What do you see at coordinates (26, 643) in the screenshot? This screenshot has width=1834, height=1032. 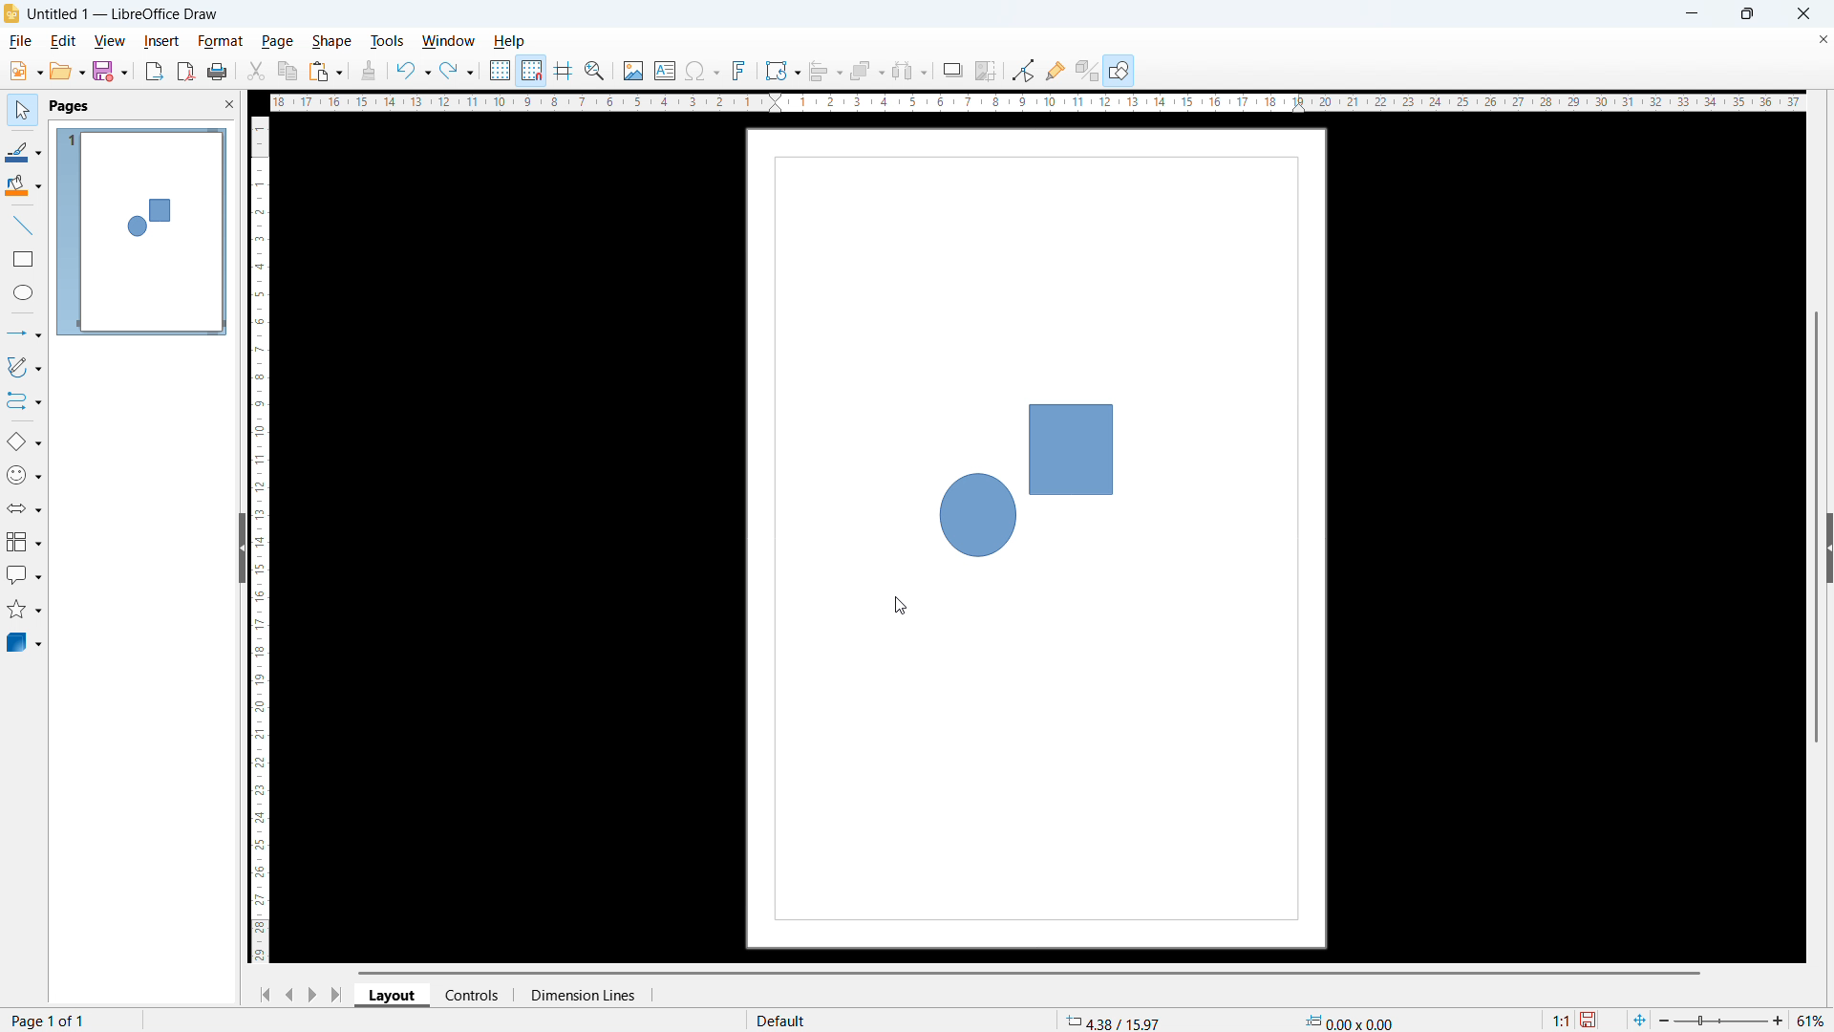 I see `3D object` at bounding box center [26, 643].